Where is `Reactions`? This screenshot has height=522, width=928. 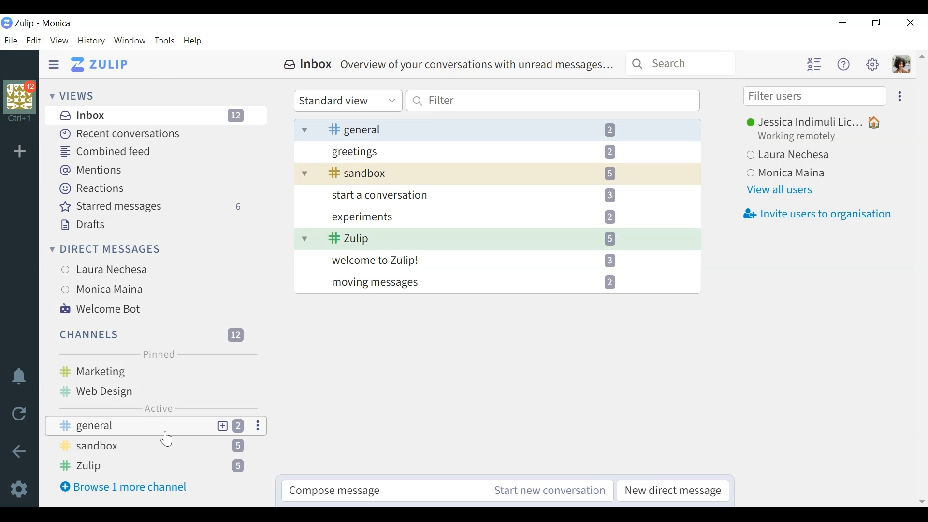
Reactions is located at coordinates (94, 188).